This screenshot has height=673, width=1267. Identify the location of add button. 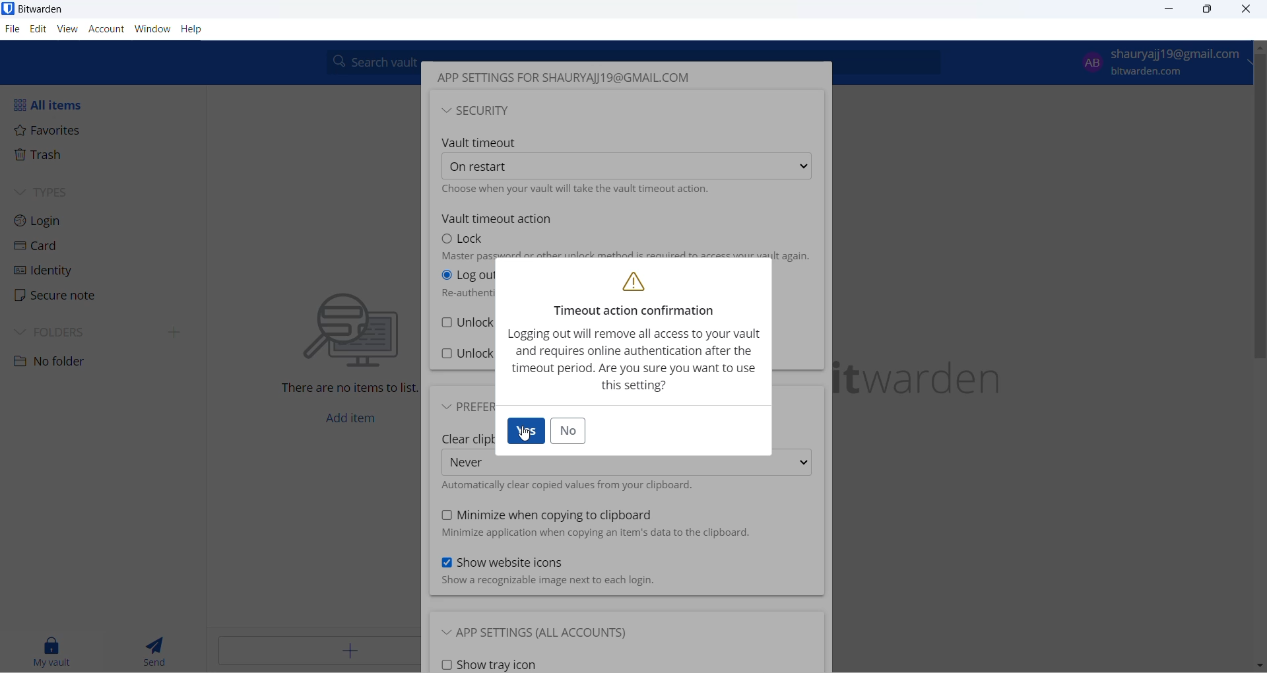
(313, 652).